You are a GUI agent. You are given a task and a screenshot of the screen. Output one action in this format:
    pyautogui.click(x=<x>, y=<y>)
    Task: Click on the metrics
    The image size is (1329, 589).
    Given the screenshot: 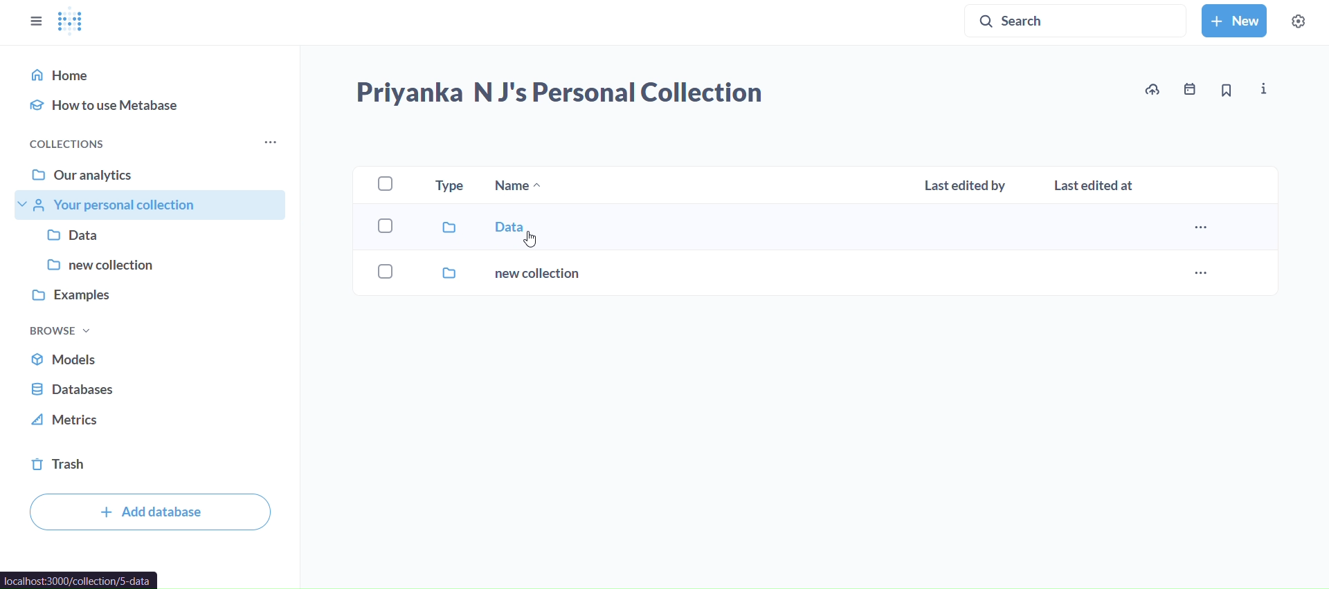 What is the action you would take?
    pyautogui.click(x=148, y=422)
    